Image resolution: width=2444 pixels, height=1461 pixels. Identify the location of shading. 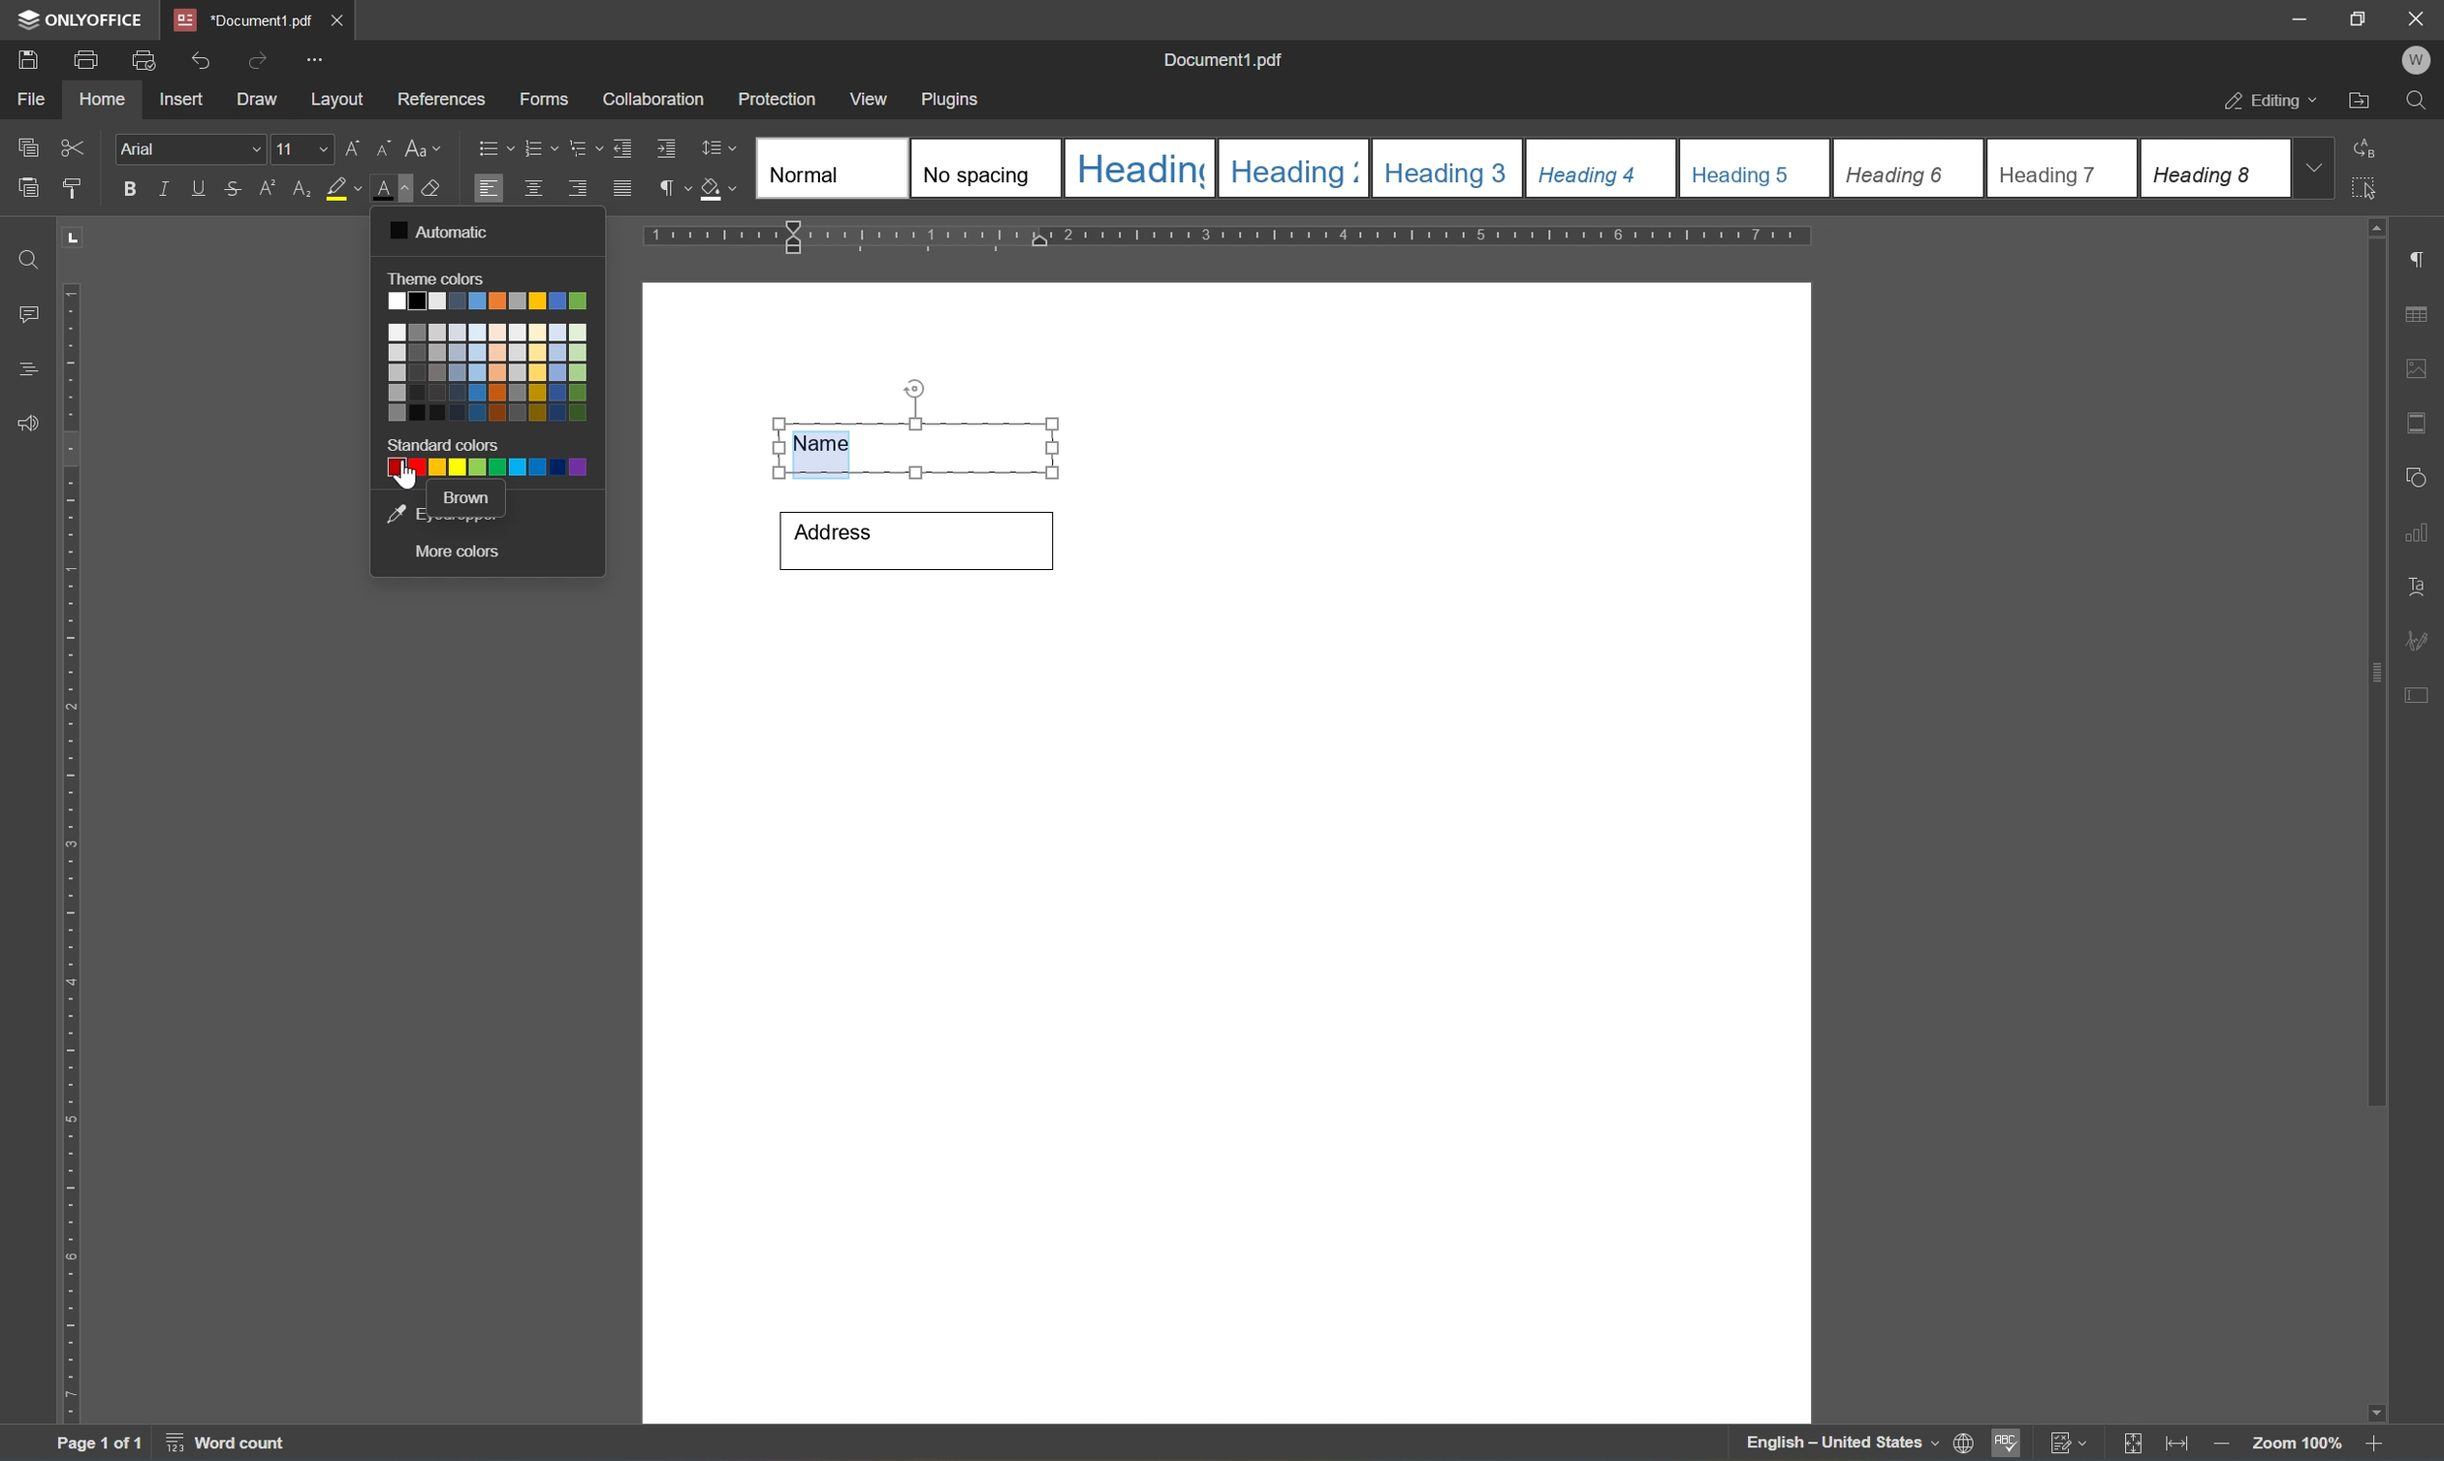
(721, 191).